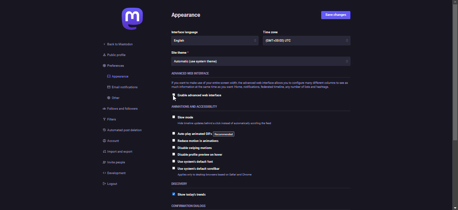 This screenshot has width=458, height=210. What do you see at coordinates (216, 174) in the screenshot?
I see `Applies only to desktop browsers based on Safari and Chrome` at bounding box center [216, 174].